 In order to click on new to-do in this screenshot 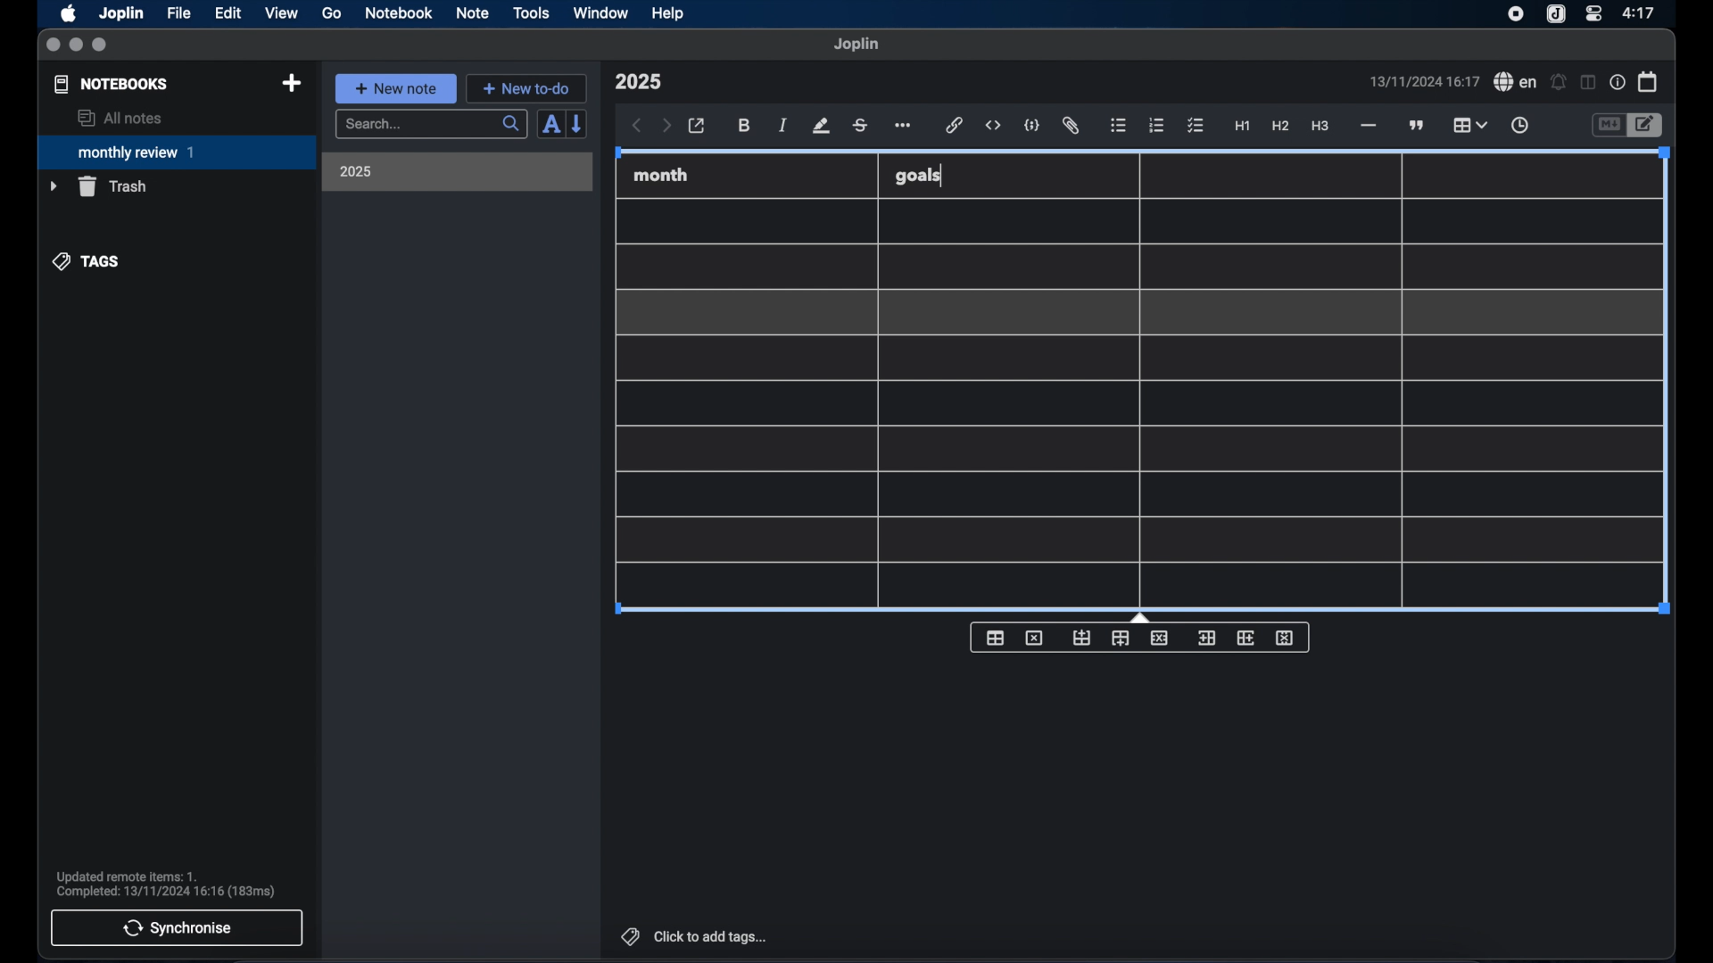, I will do `click(527, 88)`.